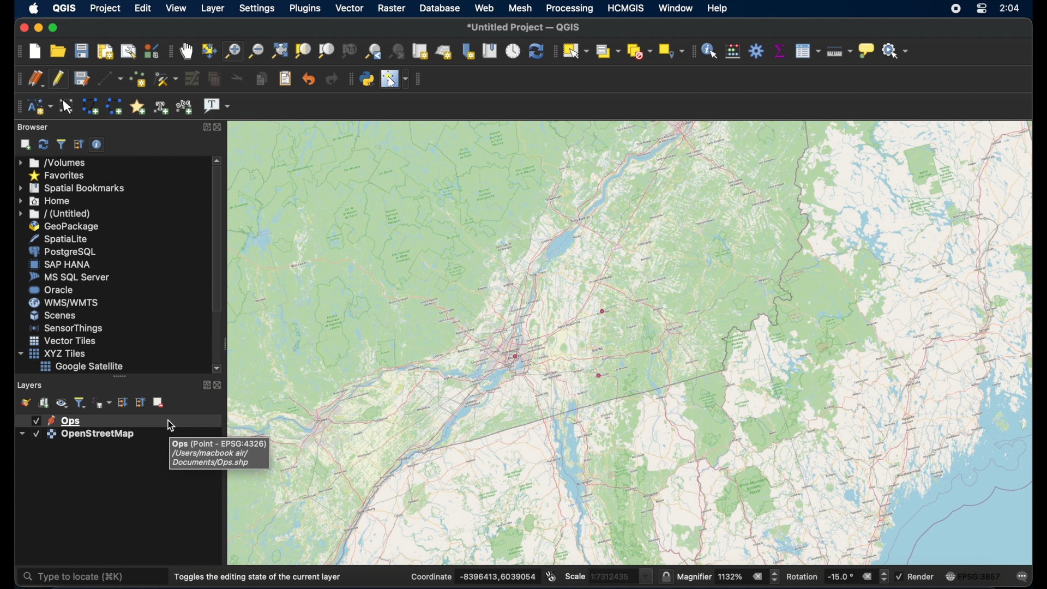  Describe the element at coordinates (66, 9) in the screenshot. I see `QGIS` at that location.